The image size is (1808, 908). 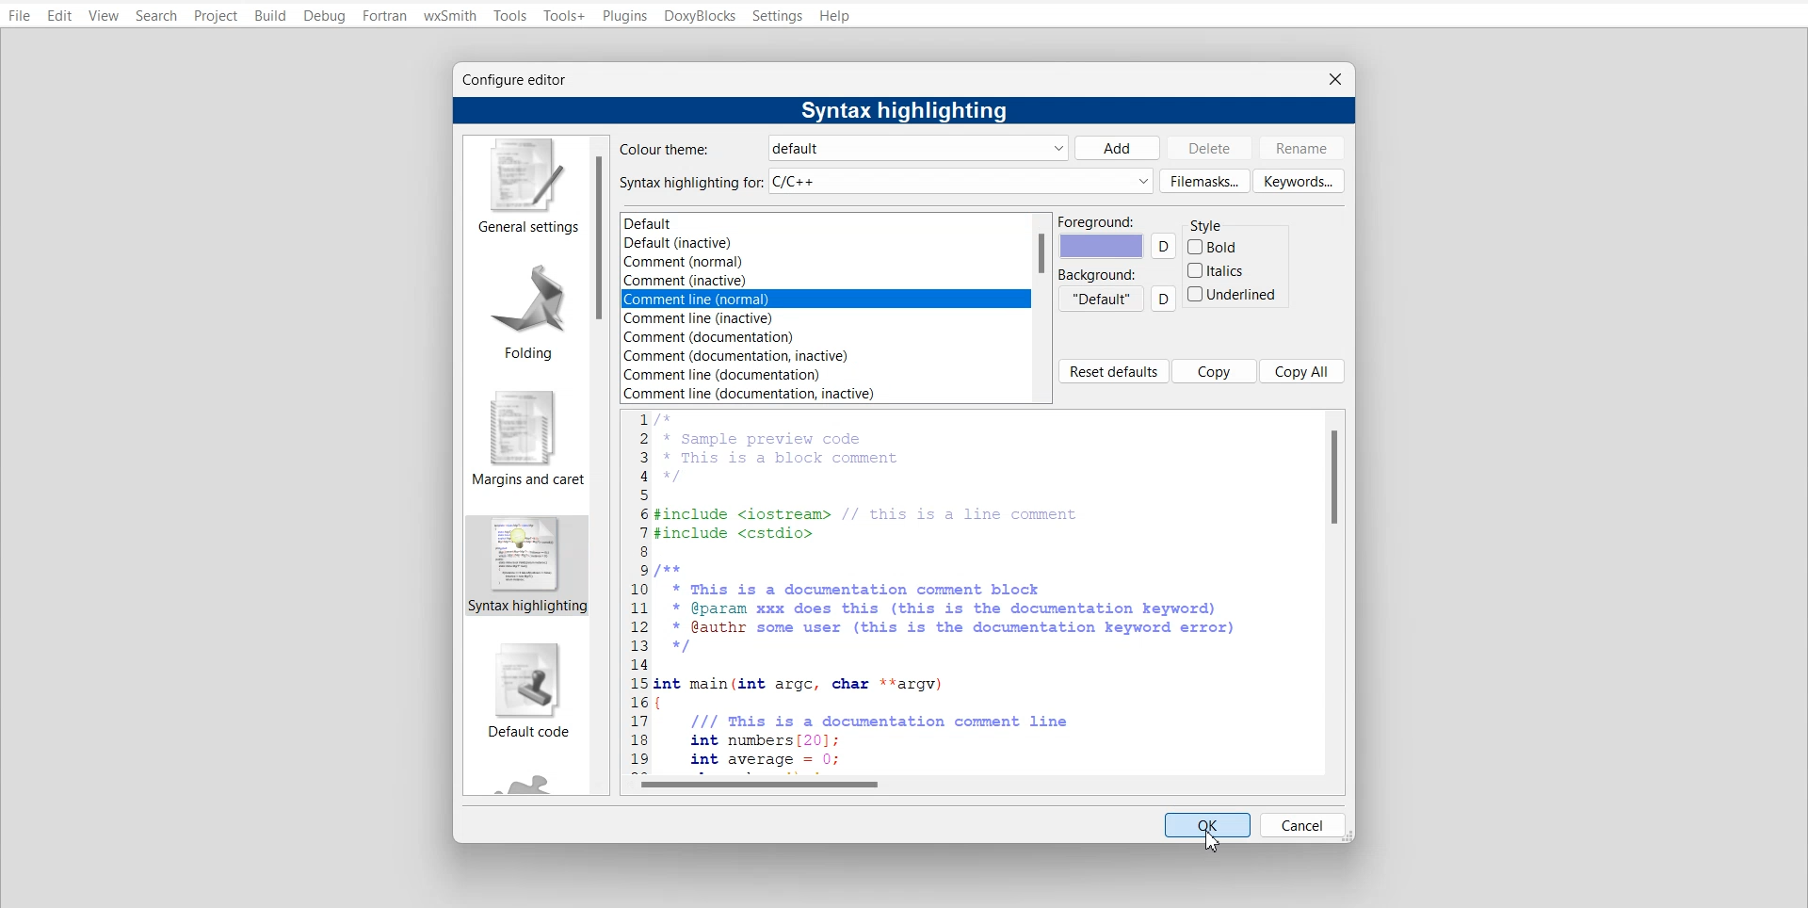 What do you see at coordinates (524, 691) in the screenshot?
I see `Default code` at bounding box center [524, 691].